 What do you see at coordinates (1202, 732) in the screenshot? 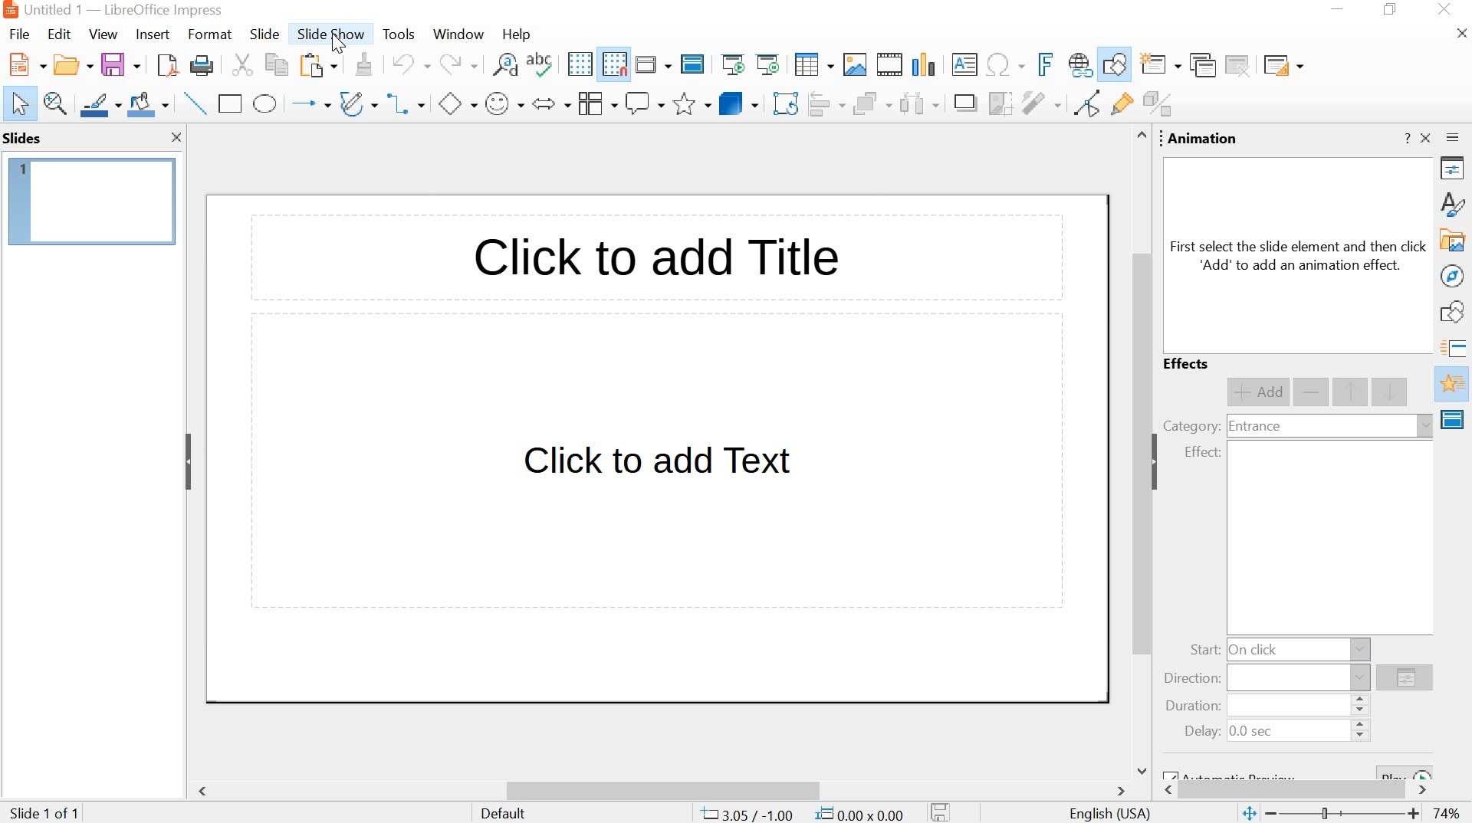
I see `delay` at bounding box center [1202, 732].